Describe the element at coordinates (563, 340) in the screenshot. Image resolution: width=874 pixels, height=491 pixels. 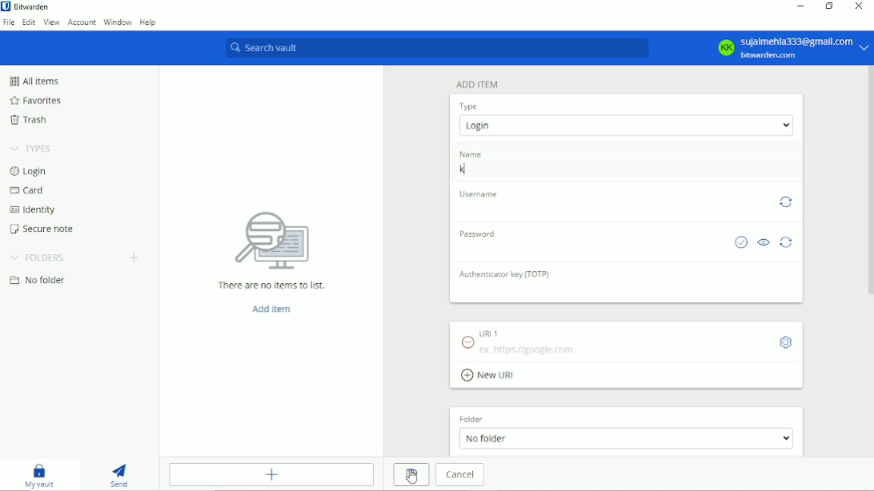
I see `URI 1  ex. https://google.com` at that location.